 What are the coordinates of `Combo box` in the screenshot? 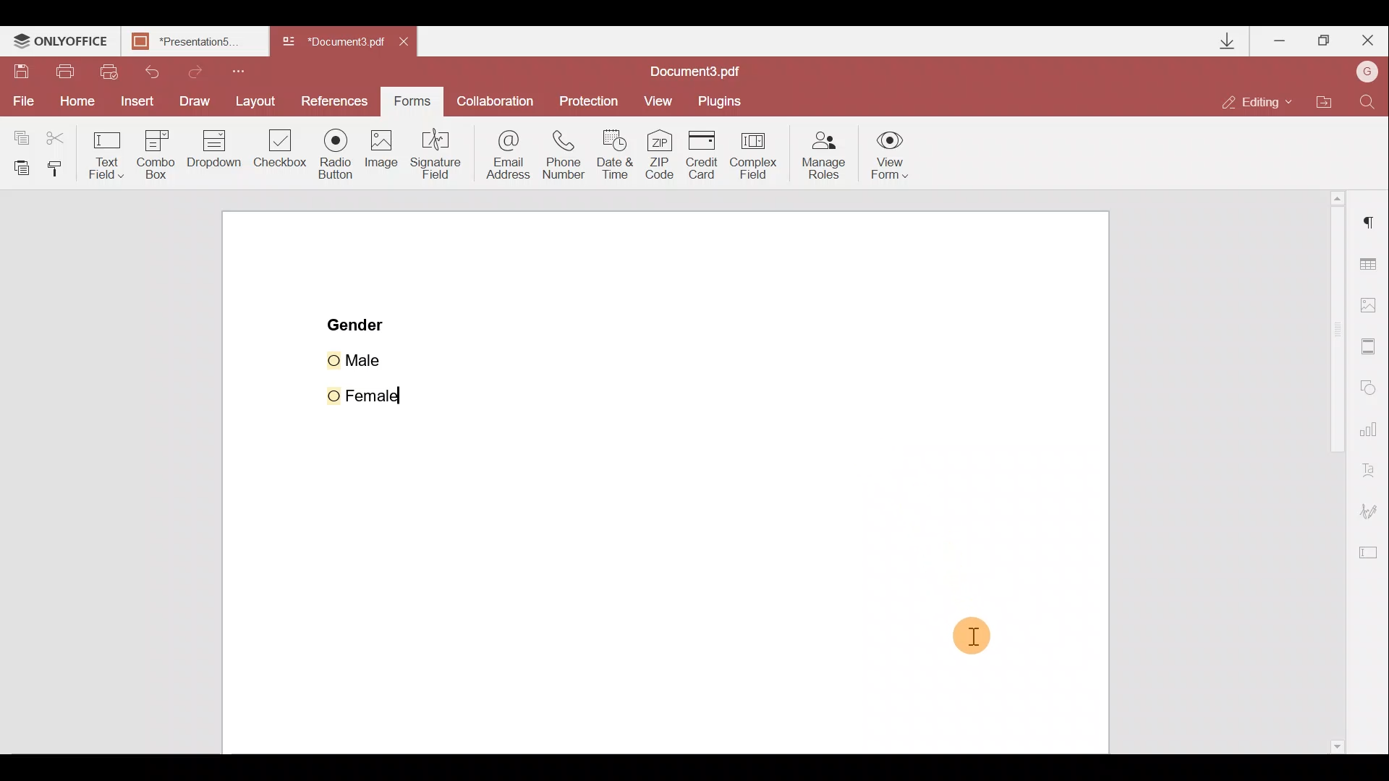 It's located at (153, 153).